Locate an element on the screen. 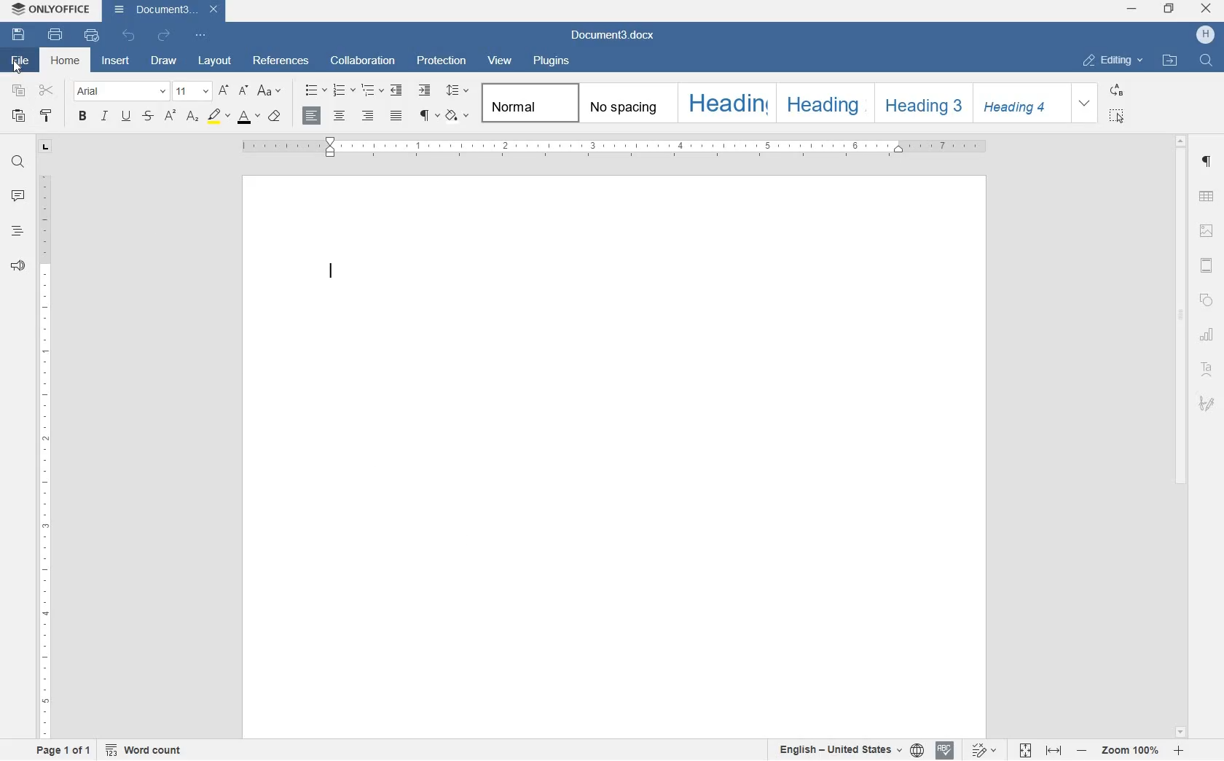 The height and width of the screenshot is (761, 1224). editor is located at coordinates (329, 273).